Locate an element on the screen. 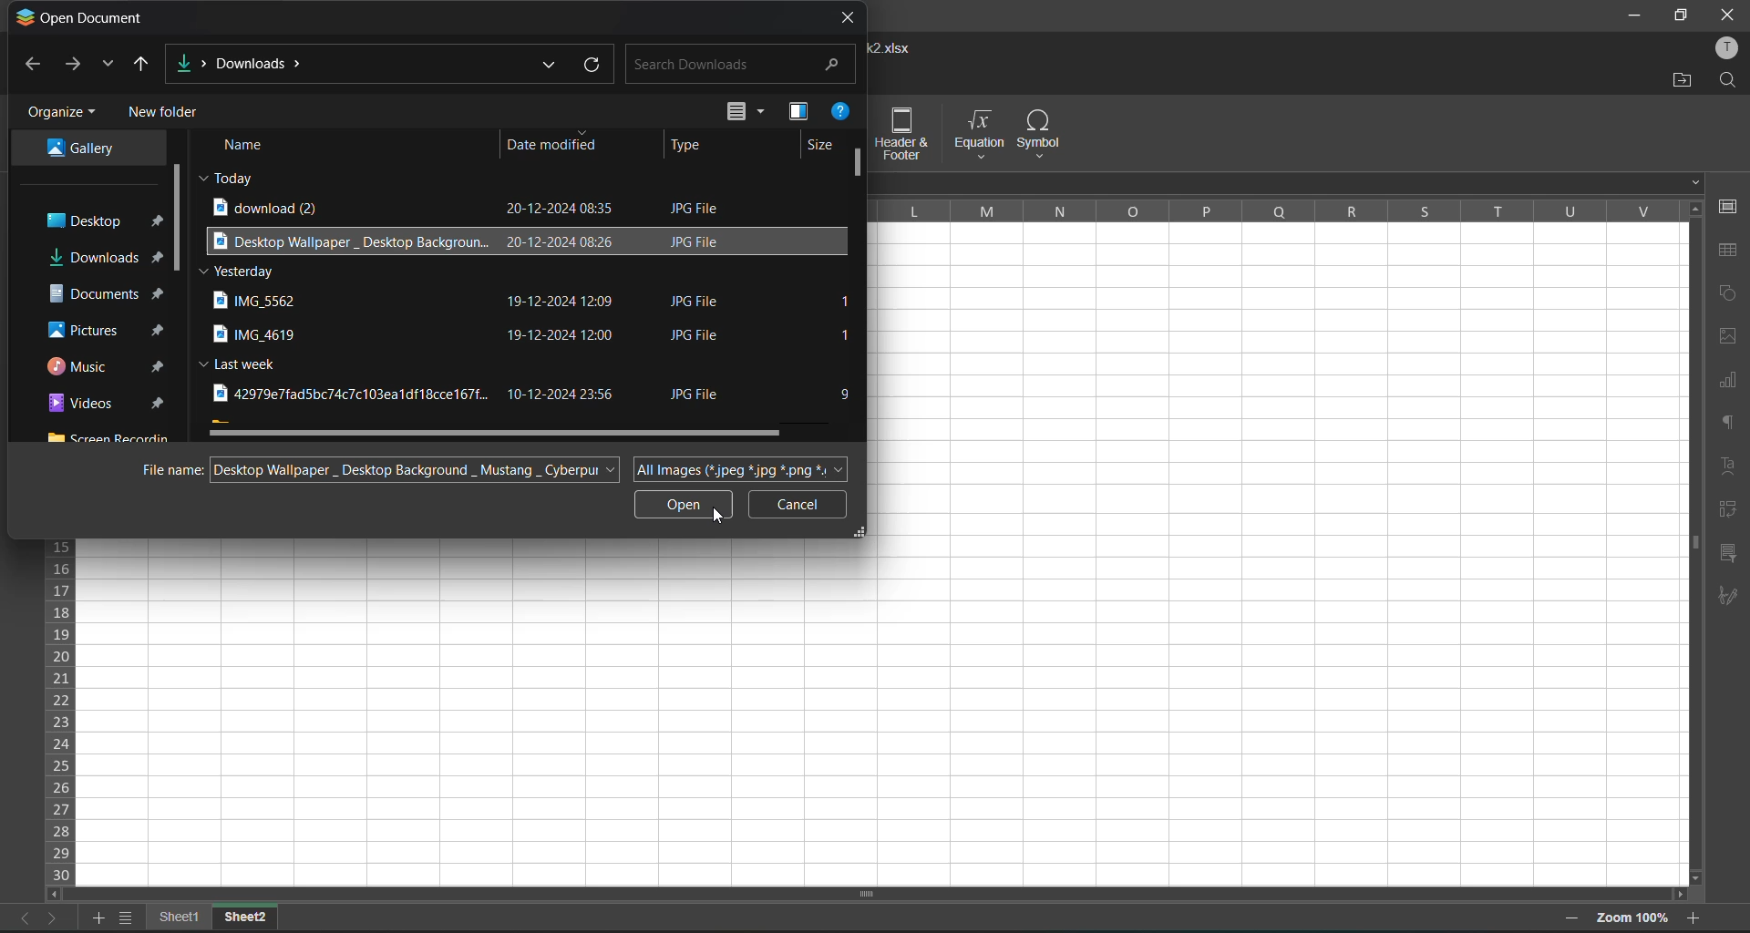  IMG_4619 19-12-2024 12:00 JPG File is located at coordinates (487, 335).